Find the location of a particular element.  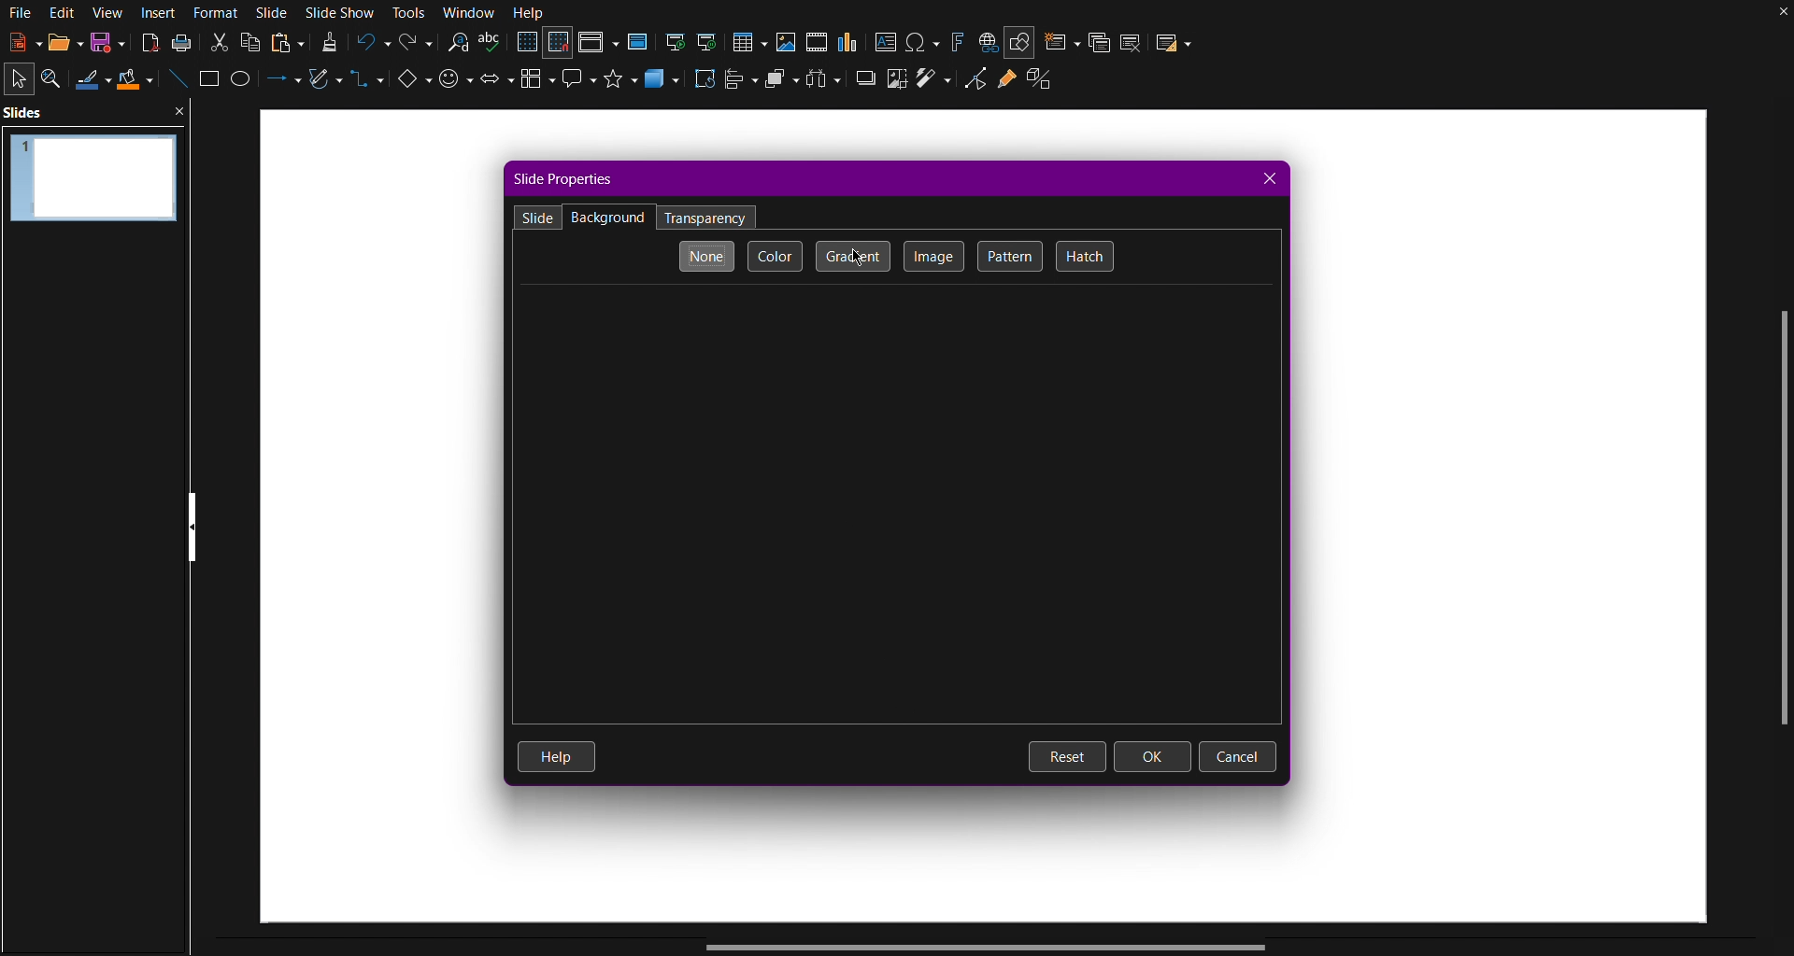

Fontworks is located at coordinates (957, 40).